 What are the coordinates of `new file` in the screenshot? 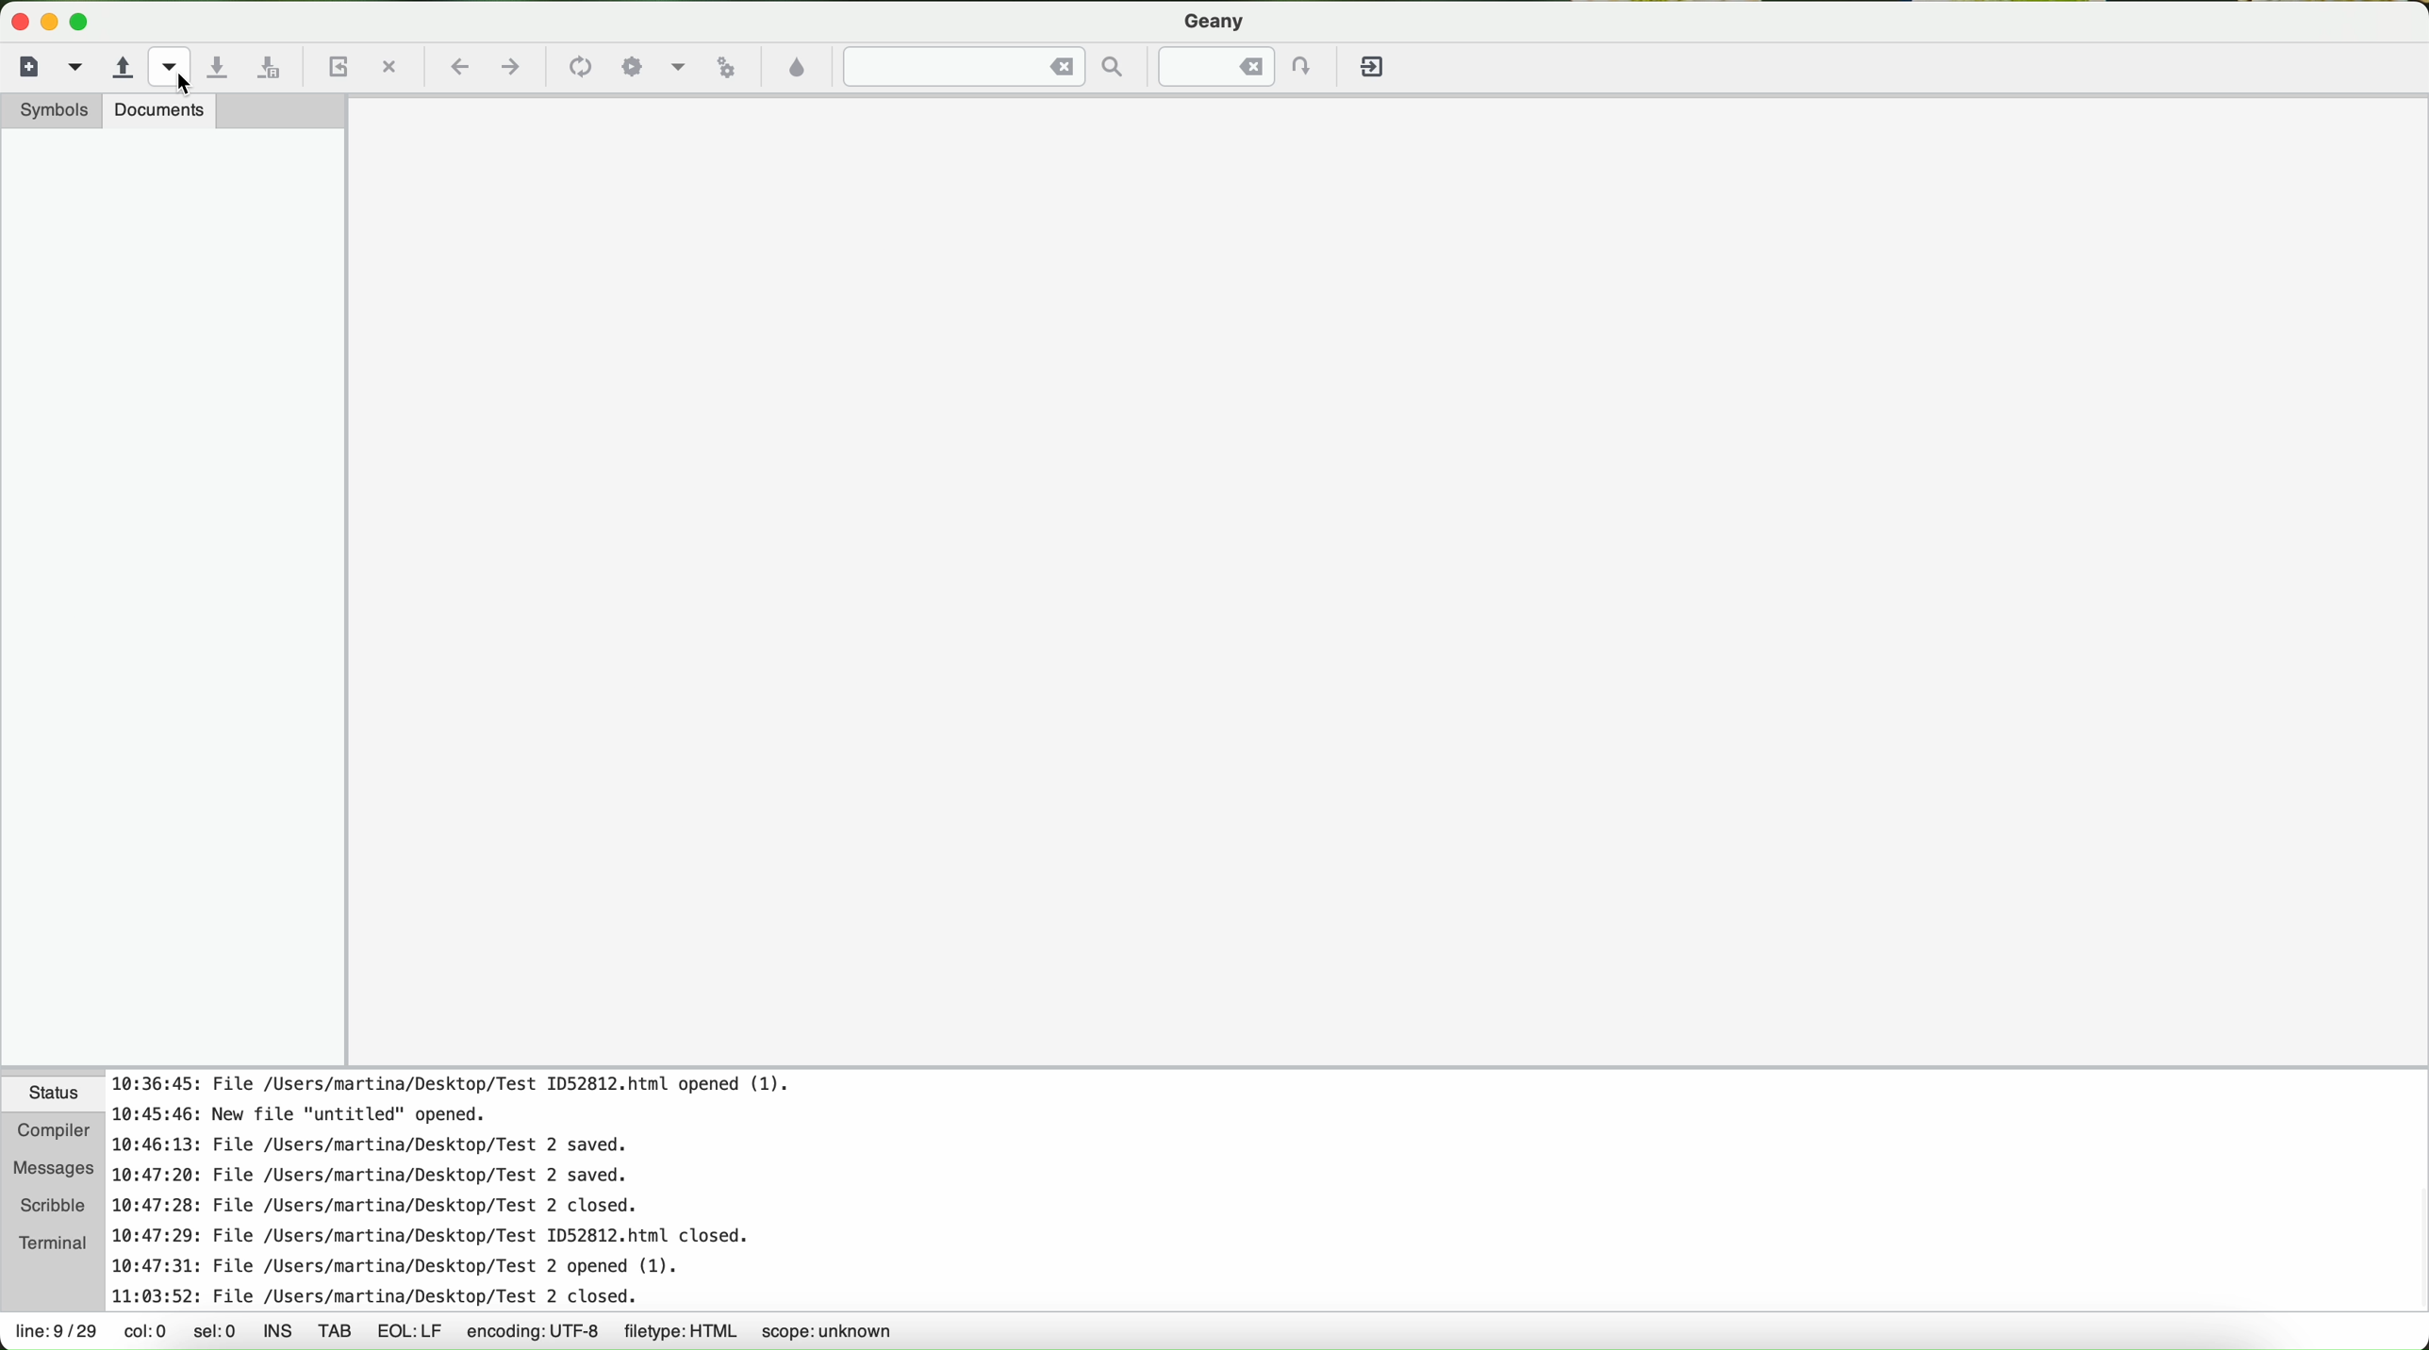 It's located at (40, 67).